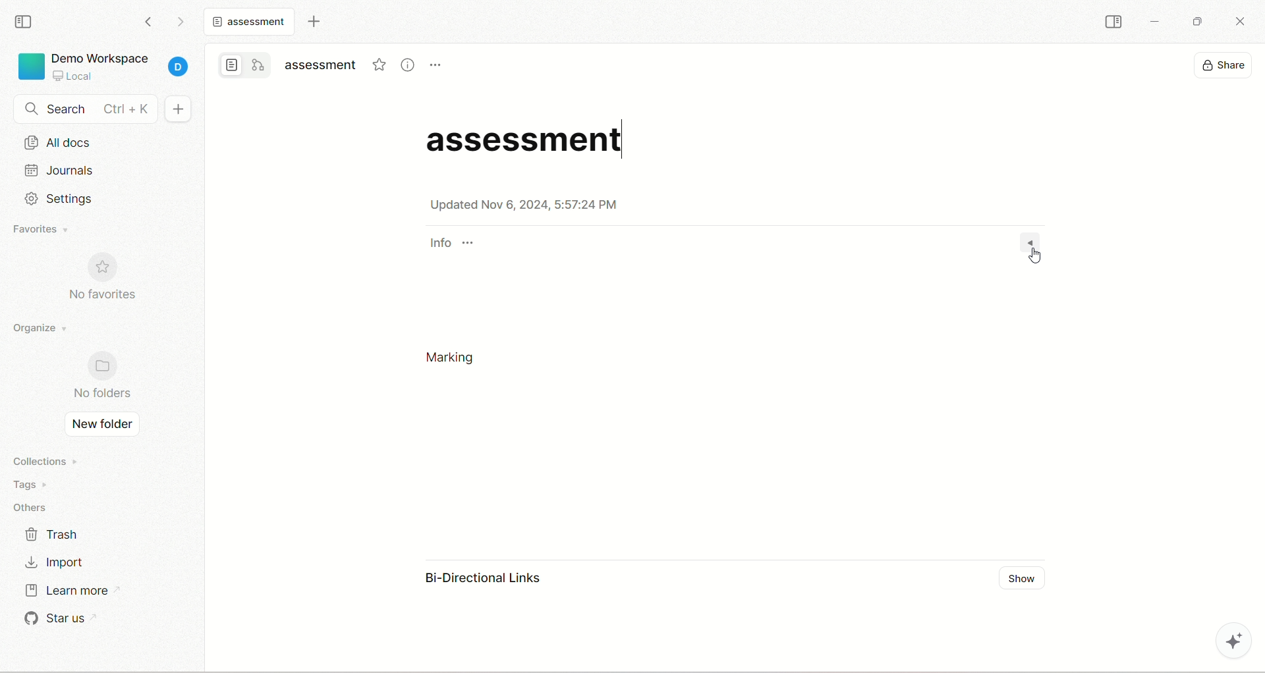  Describe the element at coordinates (61, 169) in the screenshot. I see `journals` at that location.